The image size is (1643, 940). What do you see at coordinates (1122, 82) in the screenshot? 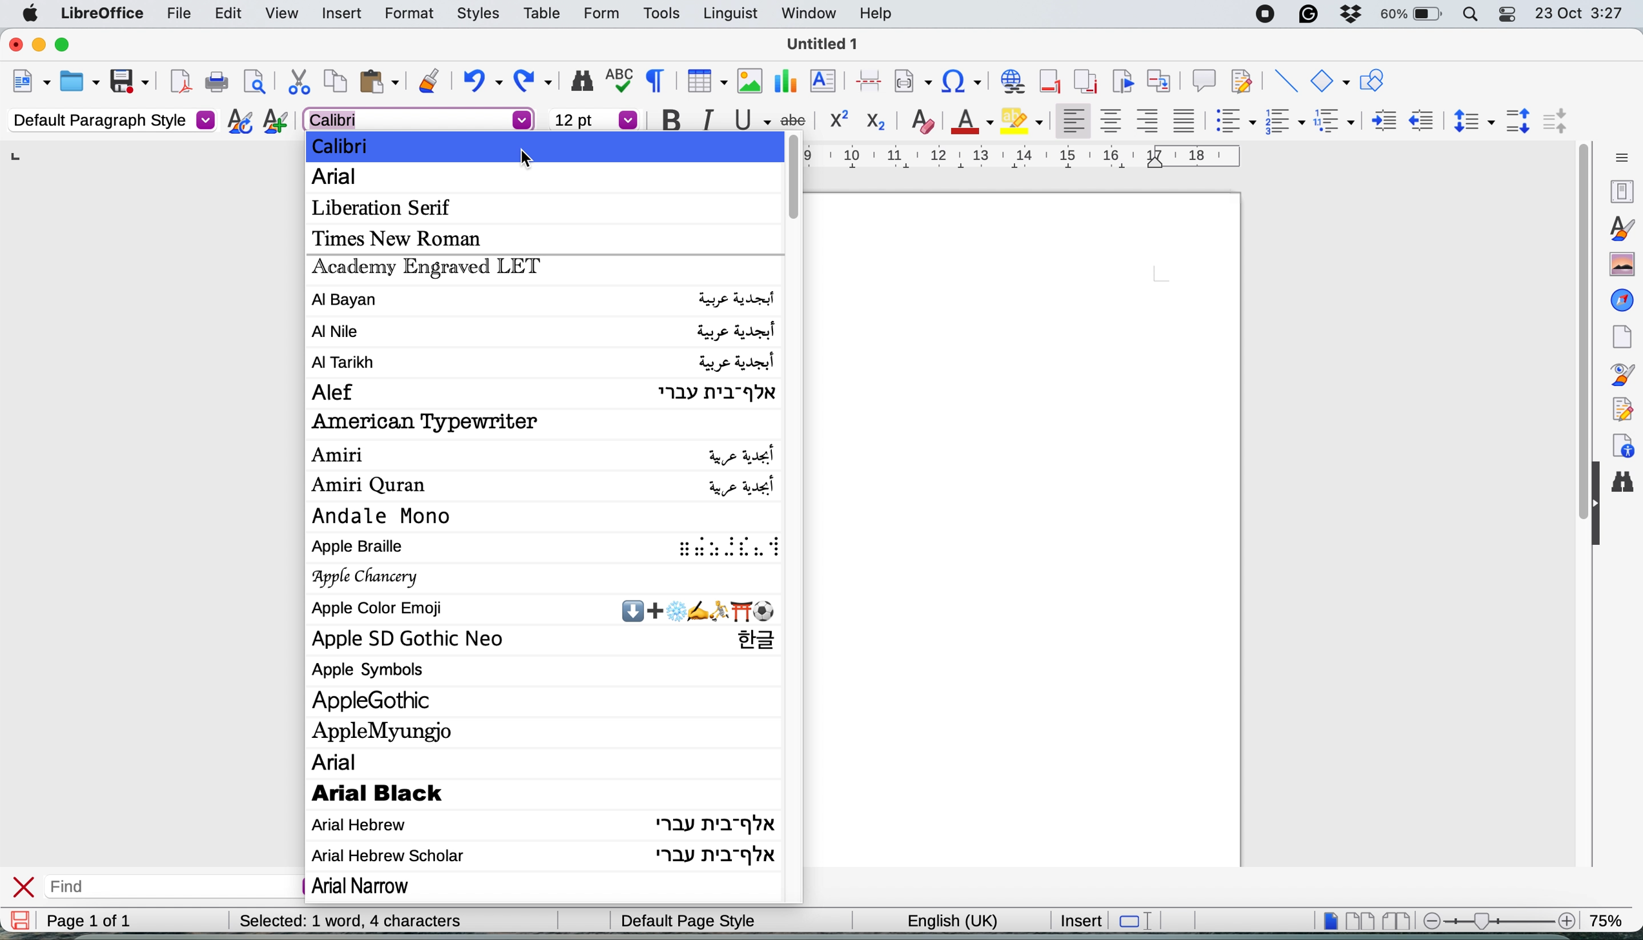
I see `insert bookmark` at bounding box center [1122, 82].